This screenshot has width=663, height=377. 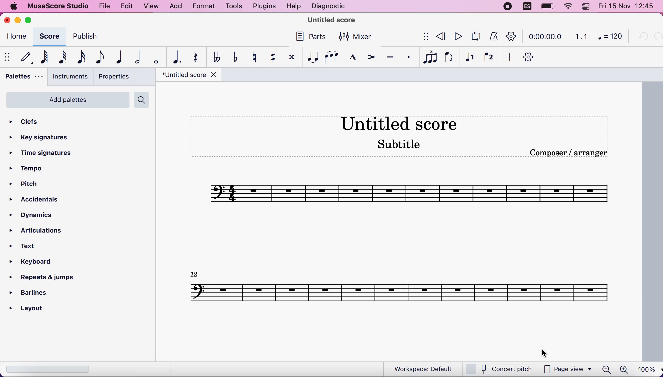 What do you see at coordinates (38, 153) in the screenshot?
I see `ime signatures` at bounding box center [38, 153].